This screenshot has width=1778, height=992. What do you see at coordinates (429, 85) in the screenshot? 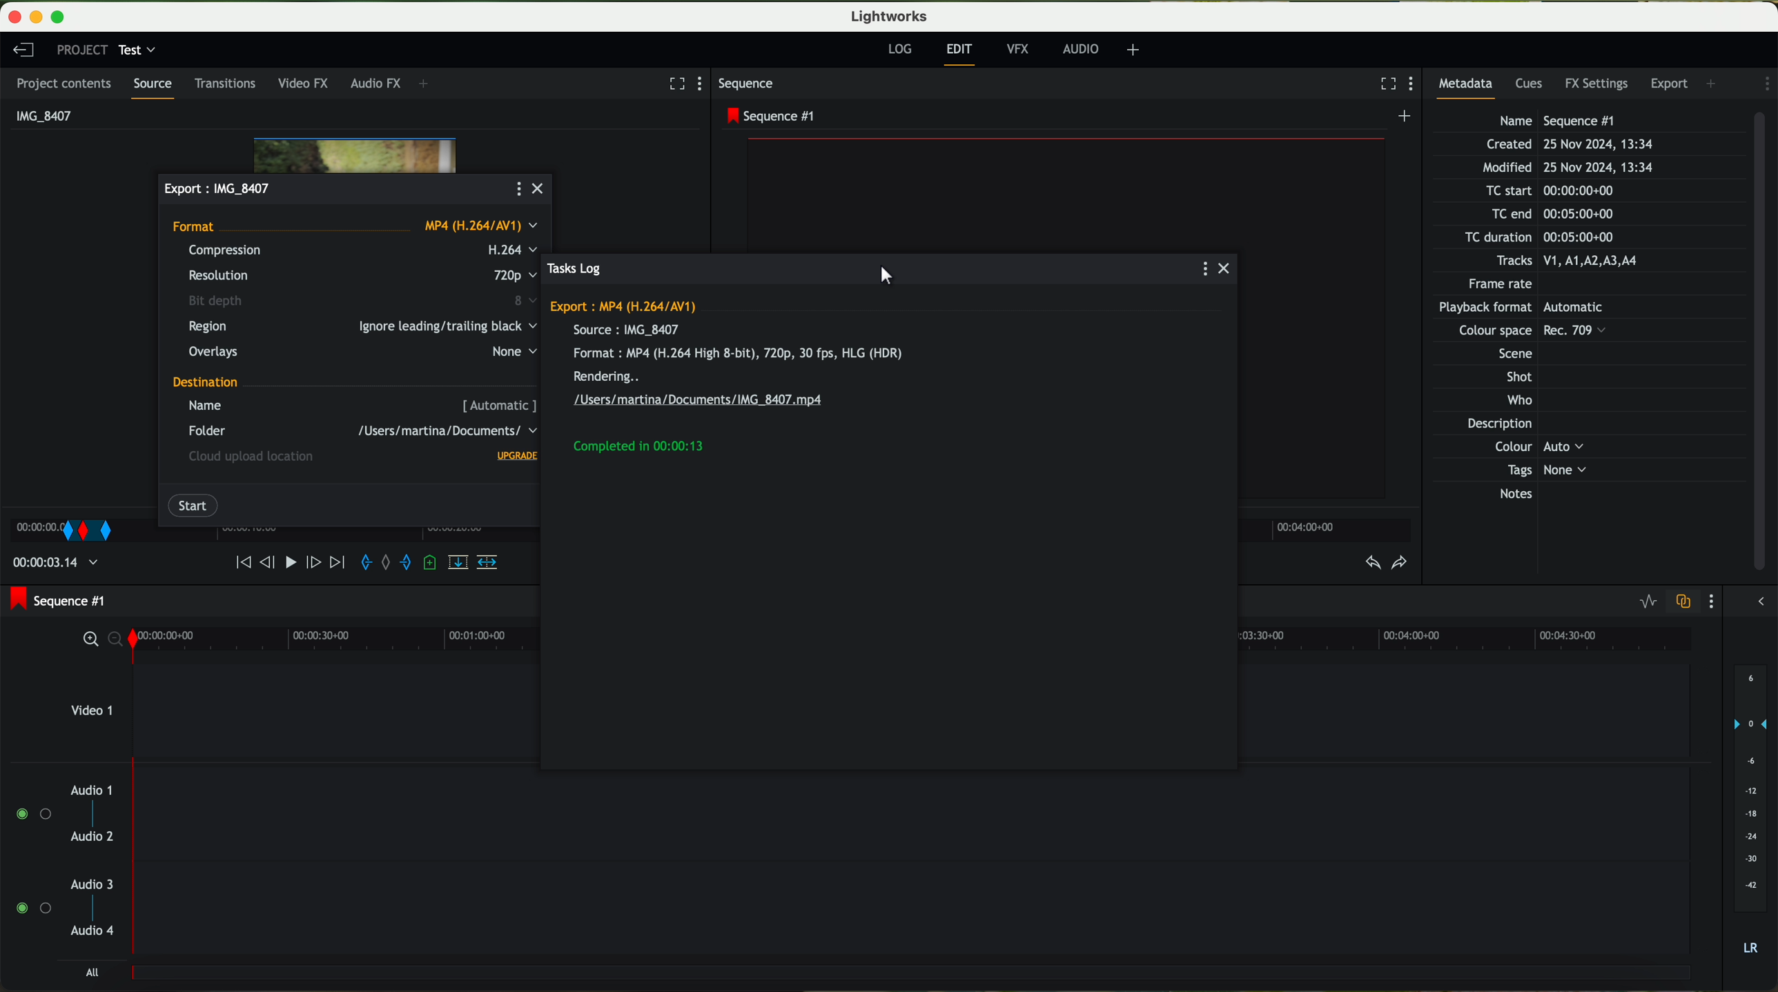
I see `+` at bounding box center [429, 85].